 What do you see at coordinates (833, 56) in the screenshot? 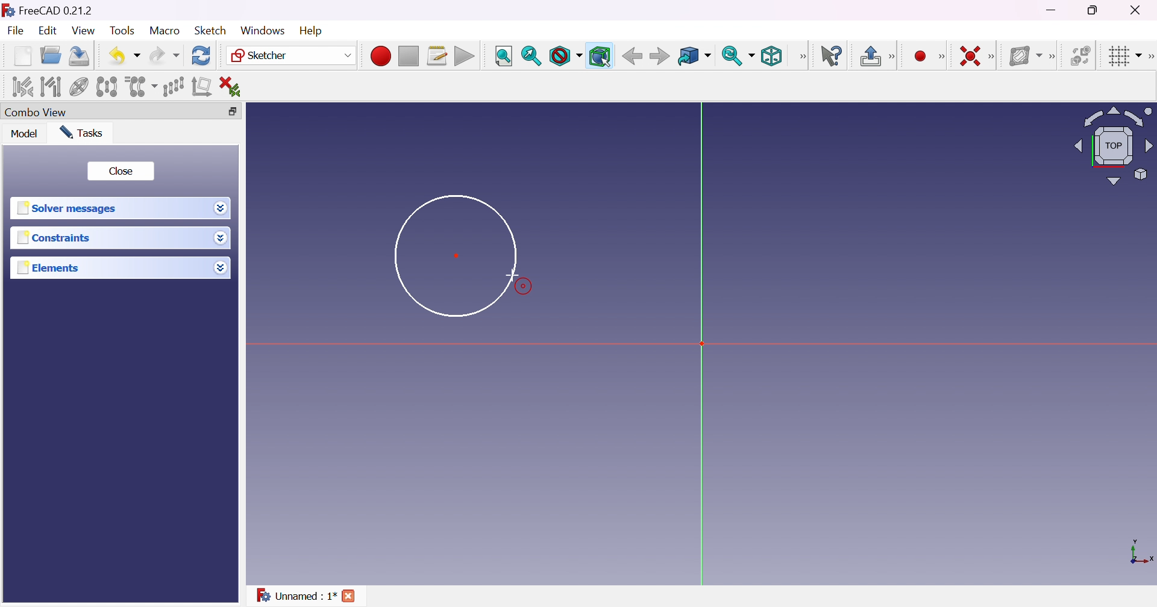
I see `What's this?` at bounding box center [833, 56].